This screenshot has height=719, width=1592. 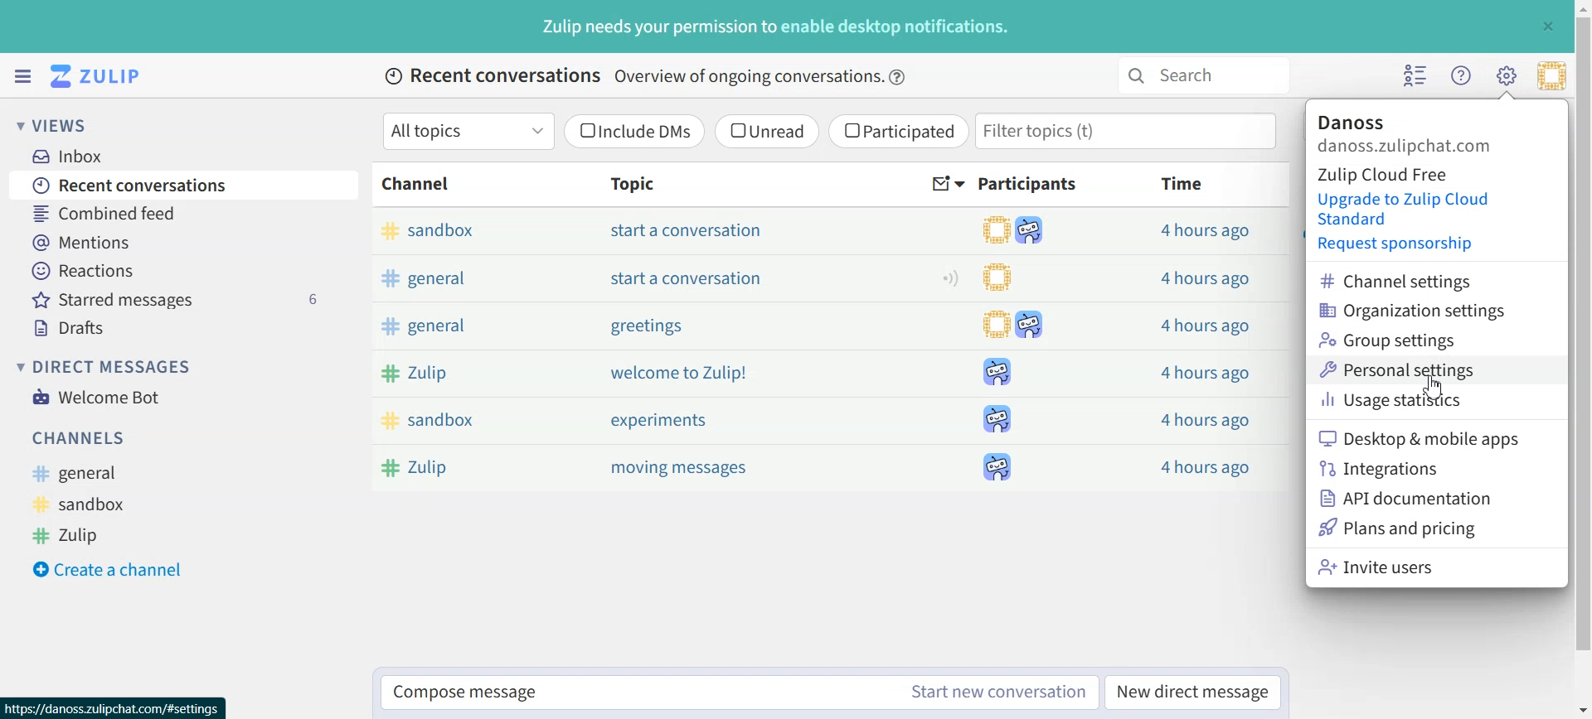 I want to click on All topics, so click(x=468, y=131).